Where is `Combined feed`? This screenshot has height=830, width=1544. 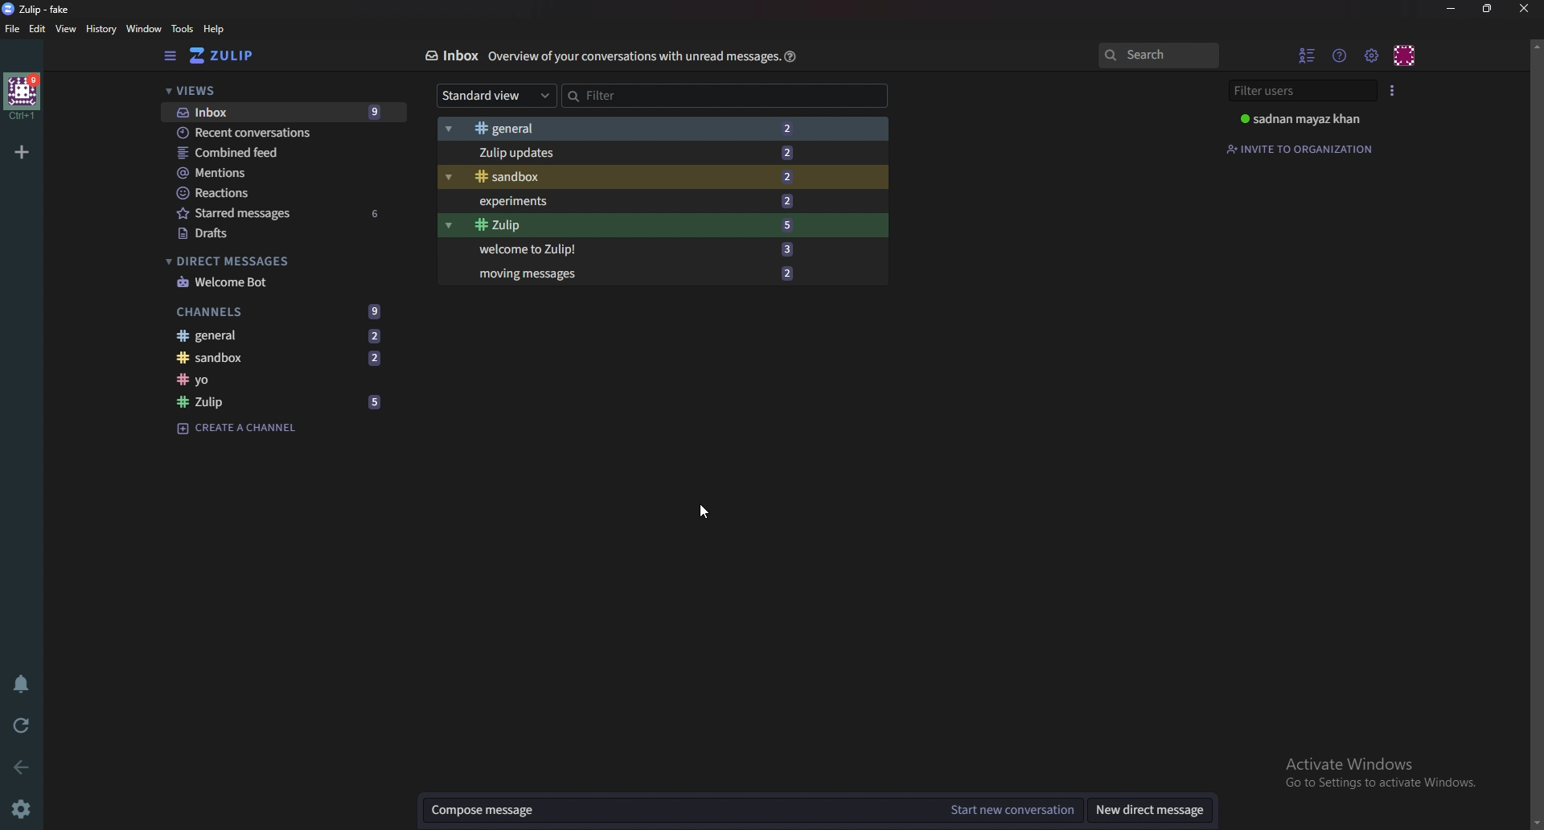
Combined feed is located at coordinates (275, 153).